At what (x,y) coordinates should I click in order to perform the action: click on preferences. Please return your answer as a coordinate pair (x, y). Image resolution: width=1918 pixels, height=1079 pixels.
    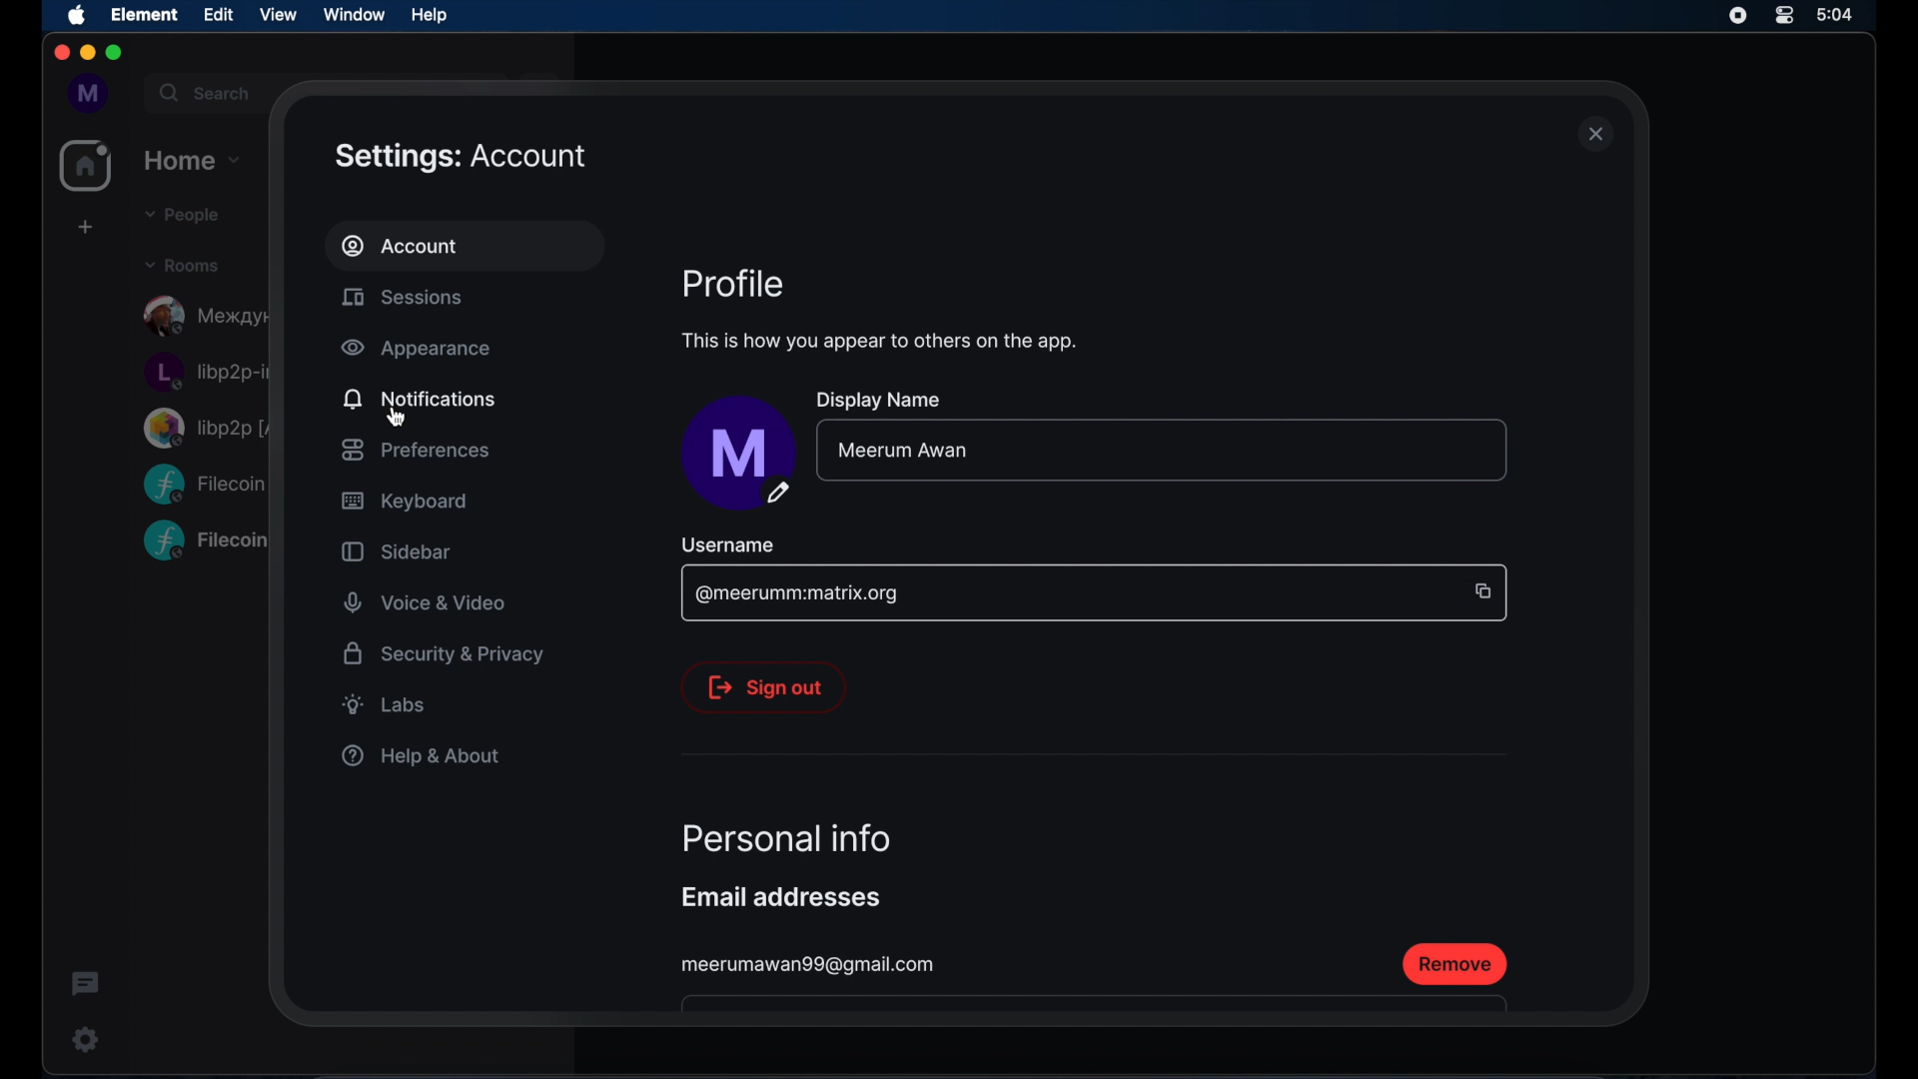
    Looking at the image, I should click on (415, 450).